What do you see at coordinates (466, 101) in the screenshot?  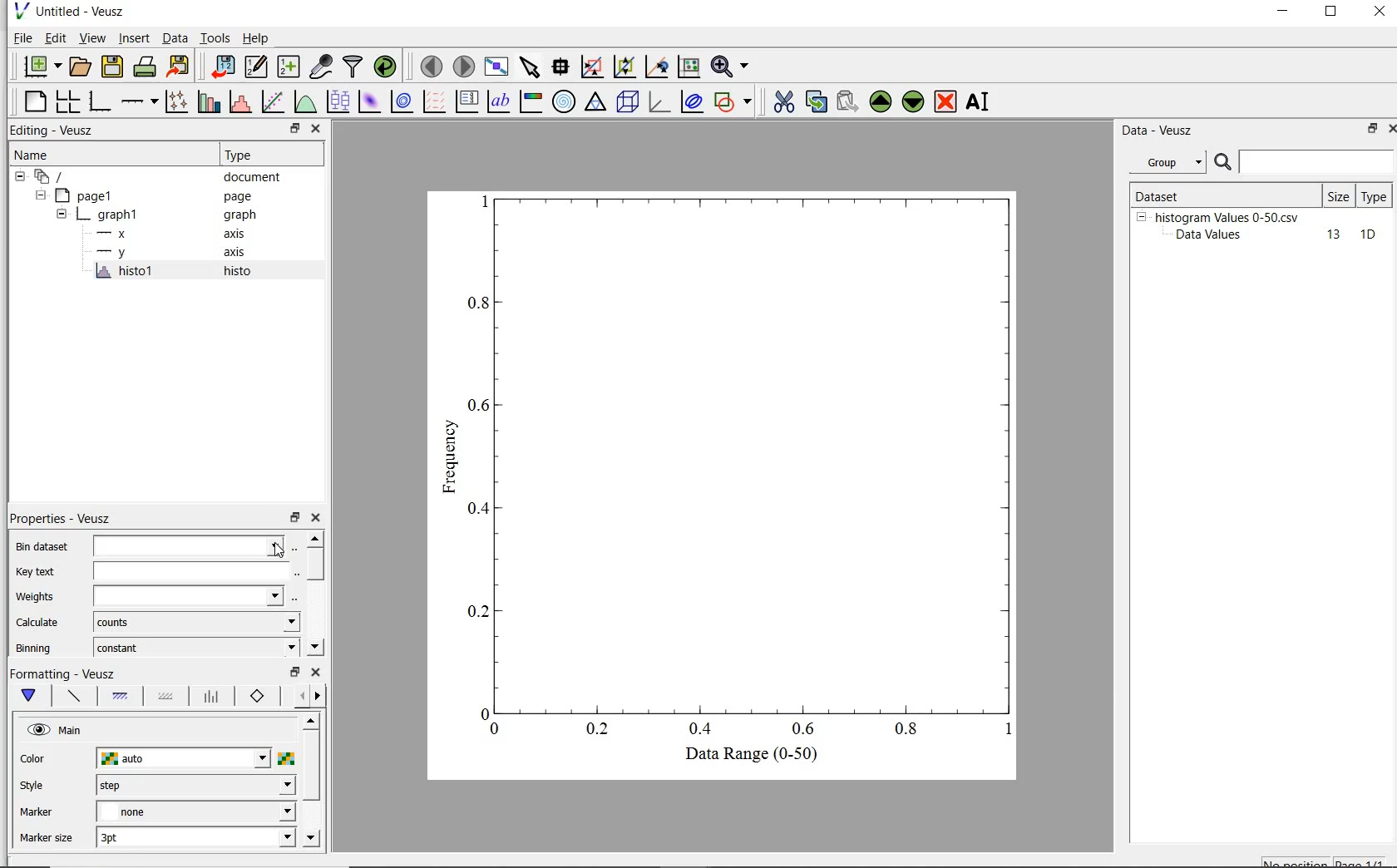 I see `plot key` at bounding box center [466, 101].